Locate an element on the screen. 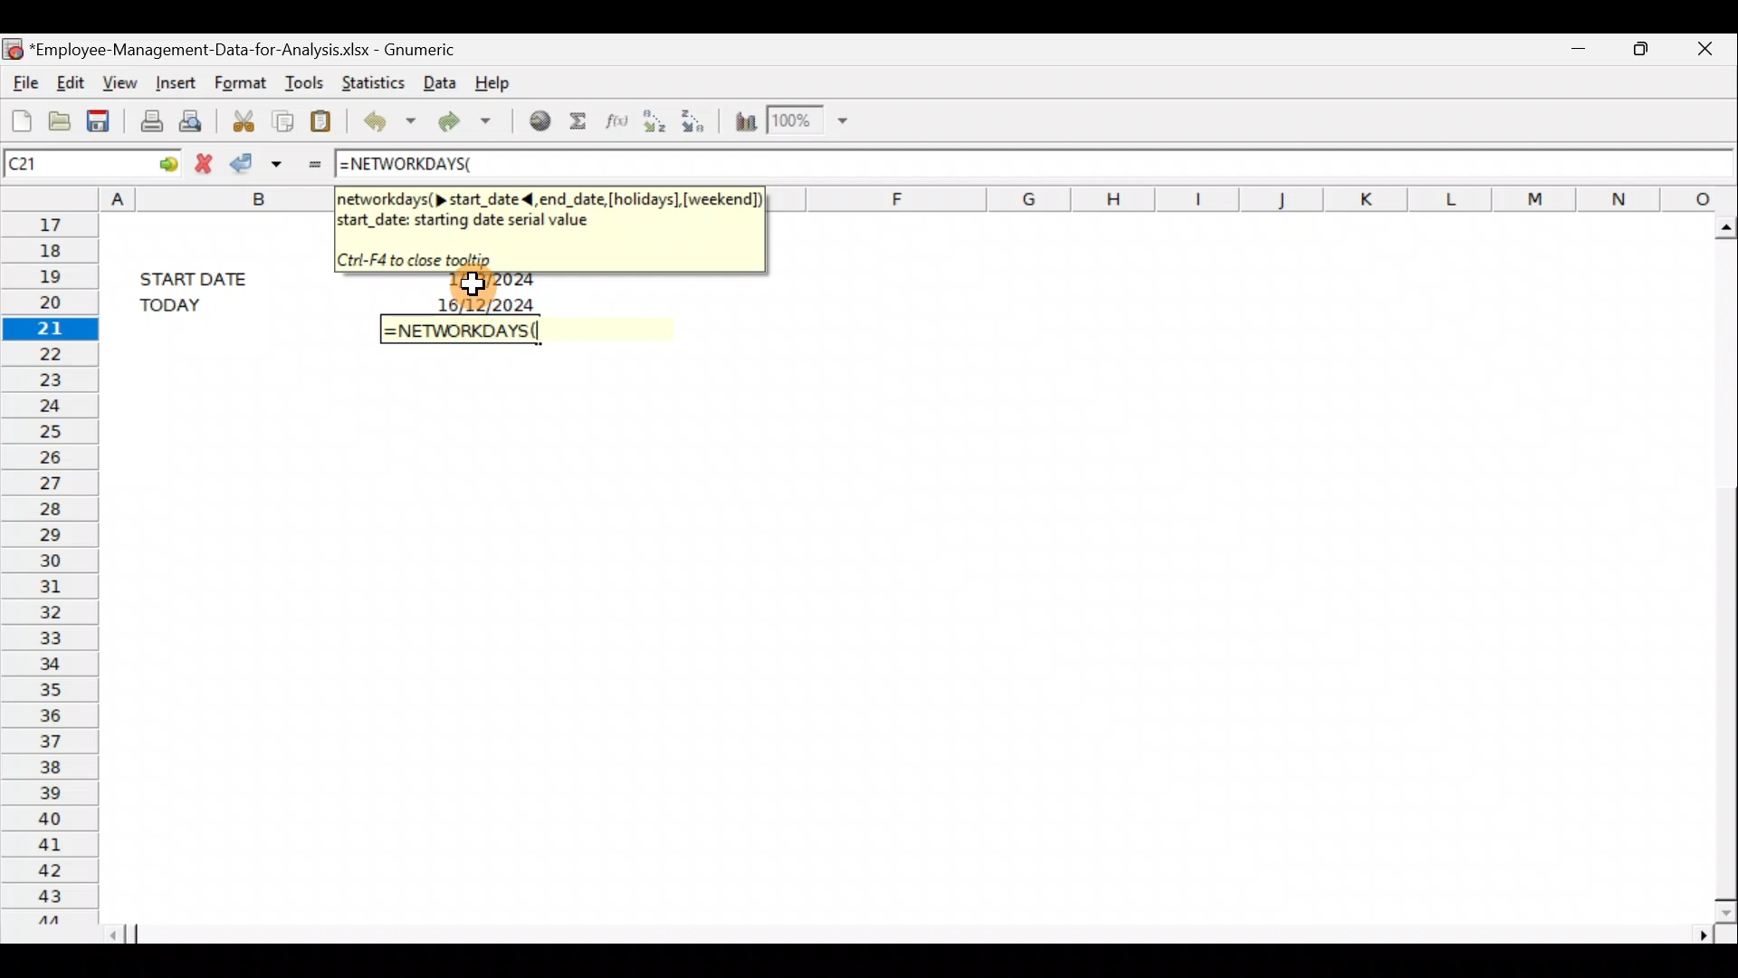 This screenshot has height=978, width=1738. Close is located at coordinates (1701, 51).